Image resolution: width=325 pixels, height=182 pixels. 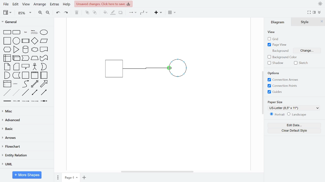 I want to click on paper size, so click(x=276, y=102).